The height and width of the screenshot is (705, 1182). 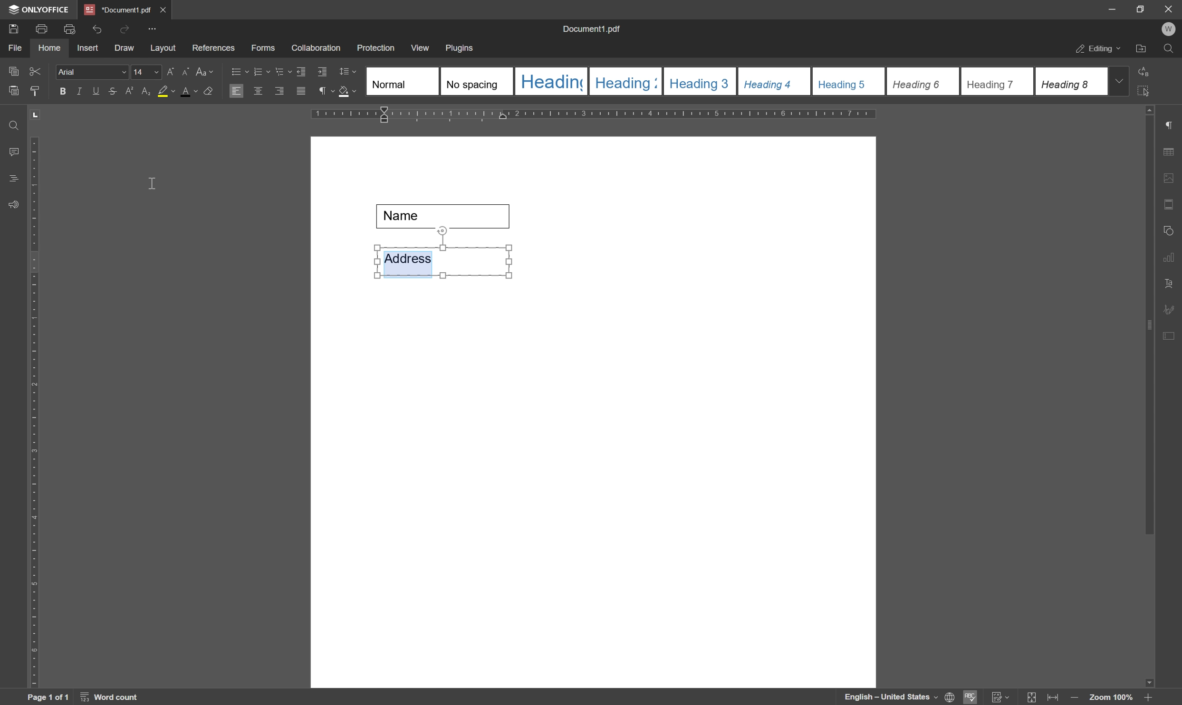 I want to click on Increase indent, so click(x=324, y=73).